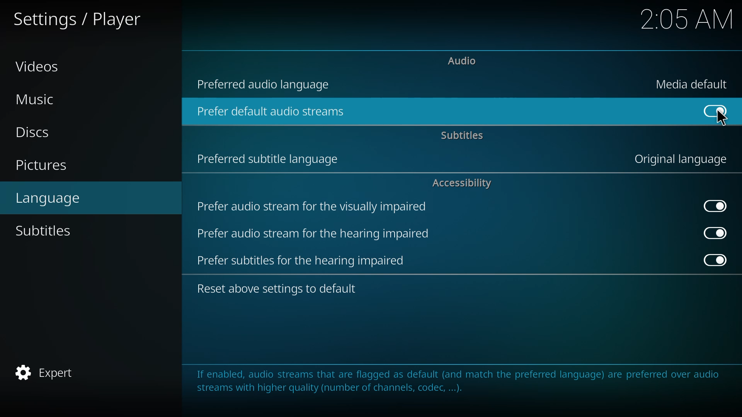 The height and width of the screenshot is (417, 742). Describe the element at coordinates (269, 158) in the screenshot. I see `preferred subtitle language` at that location.